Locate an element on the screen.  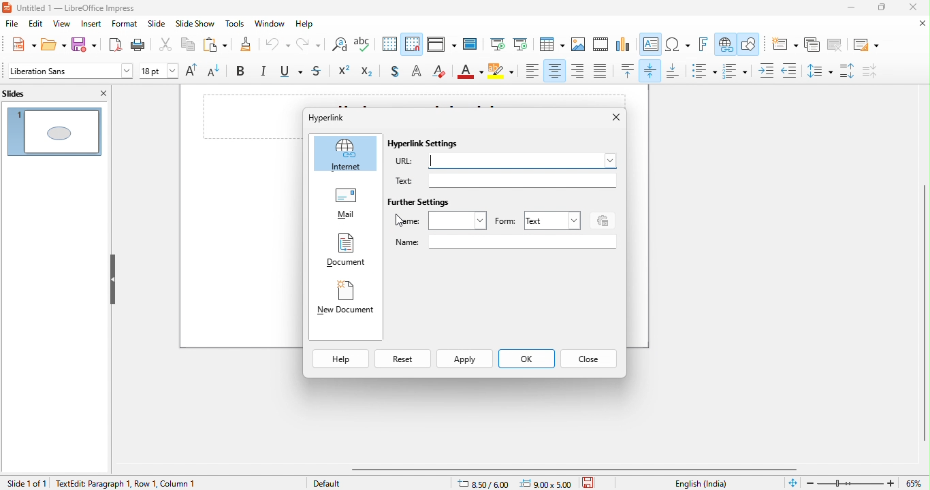
fit slide to fit window is located at coordinates (792, 483).